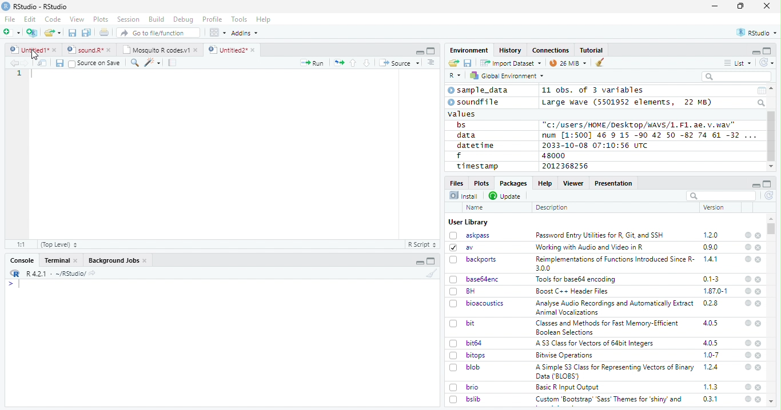 The image size is (781, 410). What do you see at coordinates (711, 343) in the screenshot?
I see `4.0.5` at bounding box center [711, 343].